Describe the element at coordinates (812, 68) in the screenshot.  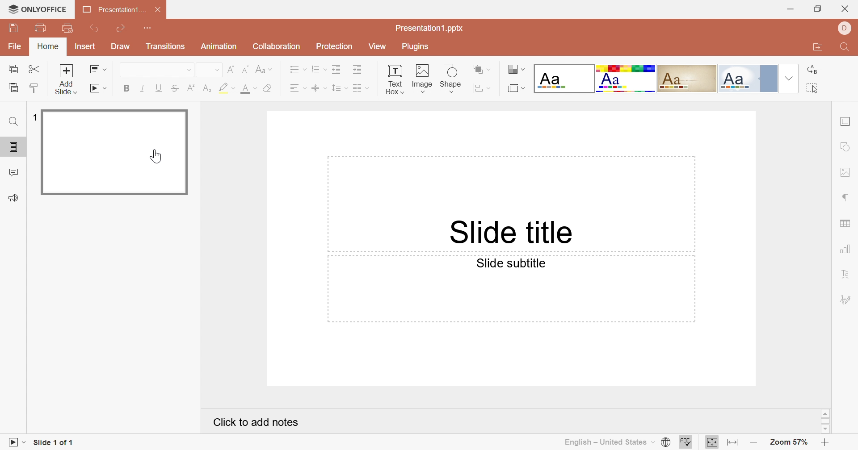
I see `Replace` at that location.